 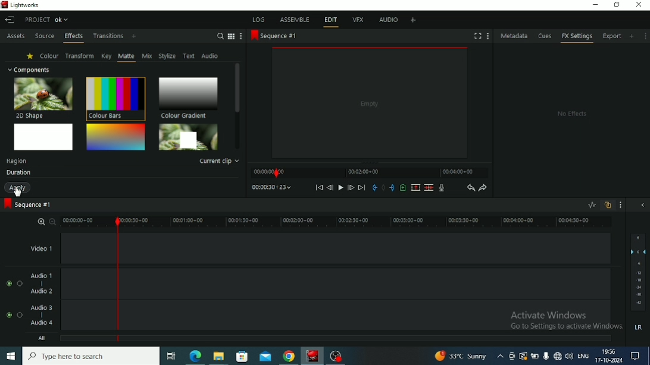 I want to click on More, so click(x=242, y=36).